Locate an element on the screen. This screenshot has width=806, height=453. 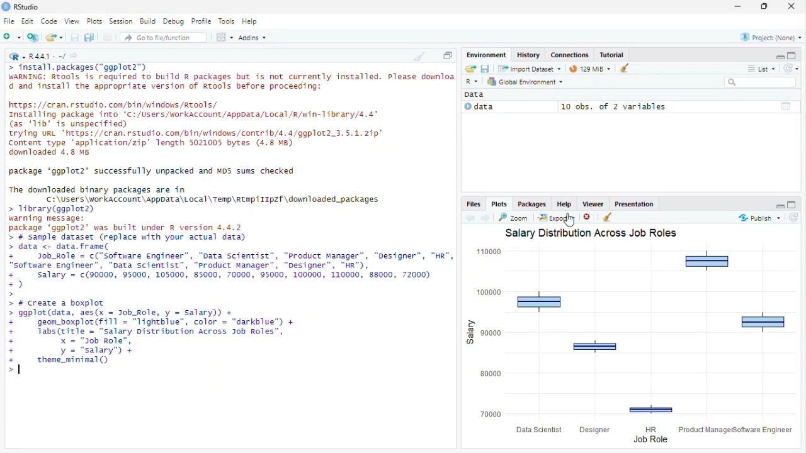
Export is located at coordinates (557, 218).